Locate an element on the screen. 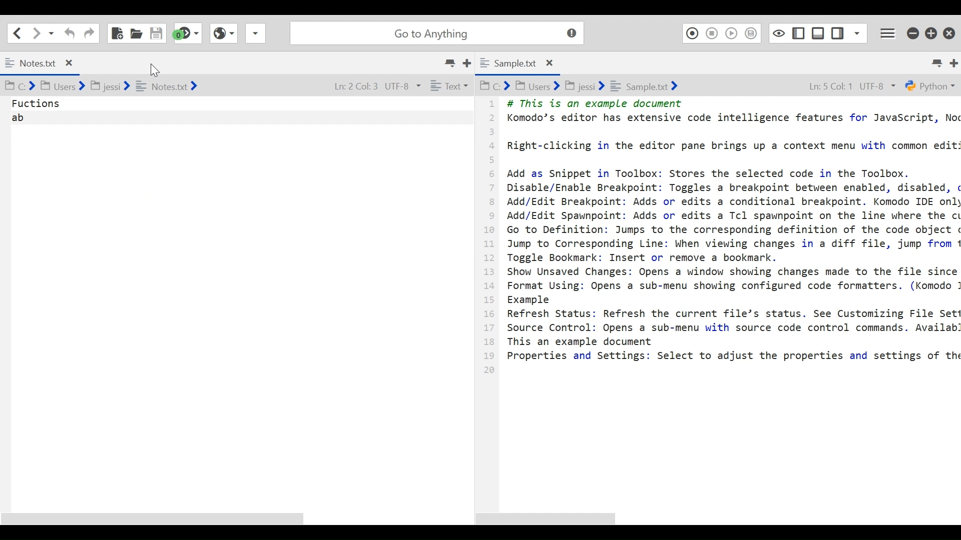 The image size is (961, 540). minimize is located at coordinates (913, 33).